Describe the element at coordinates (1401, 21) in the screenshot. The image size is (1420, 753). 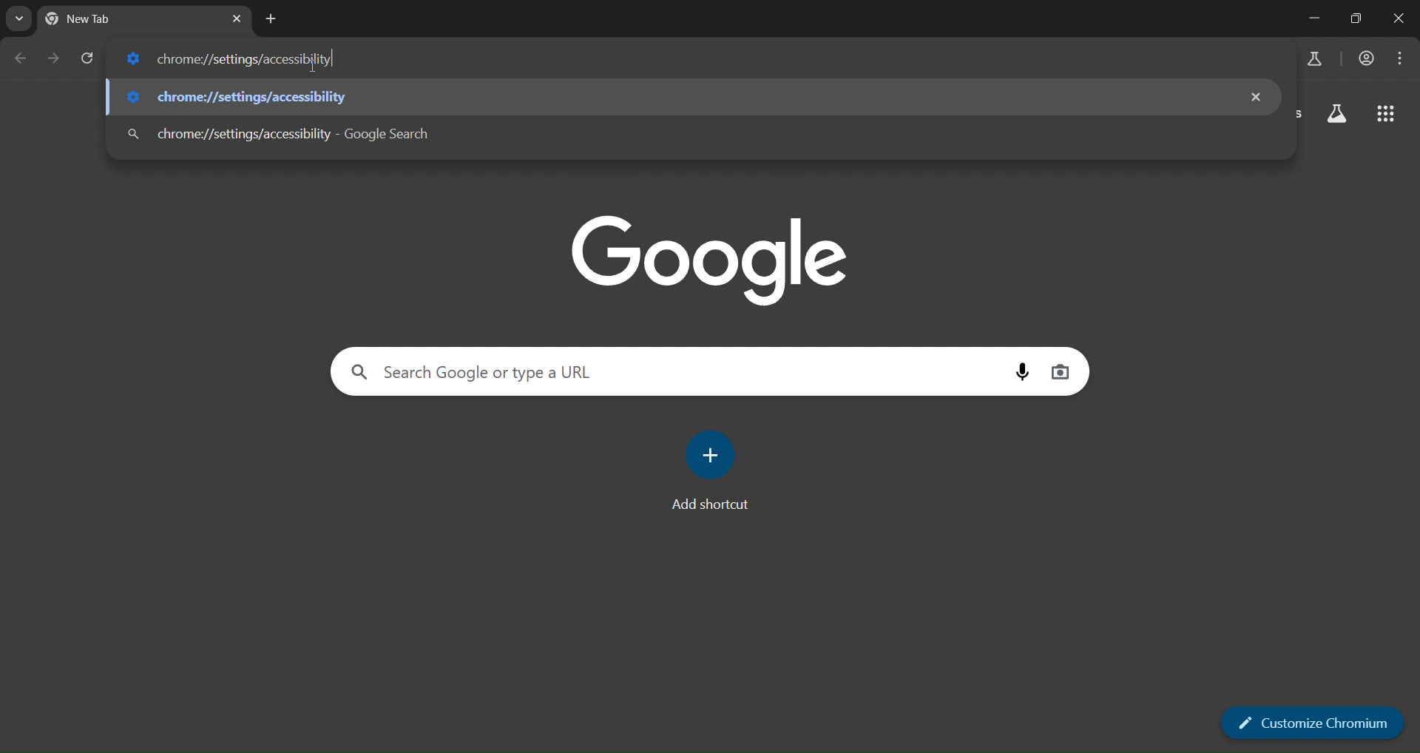
I see `close` at that location.